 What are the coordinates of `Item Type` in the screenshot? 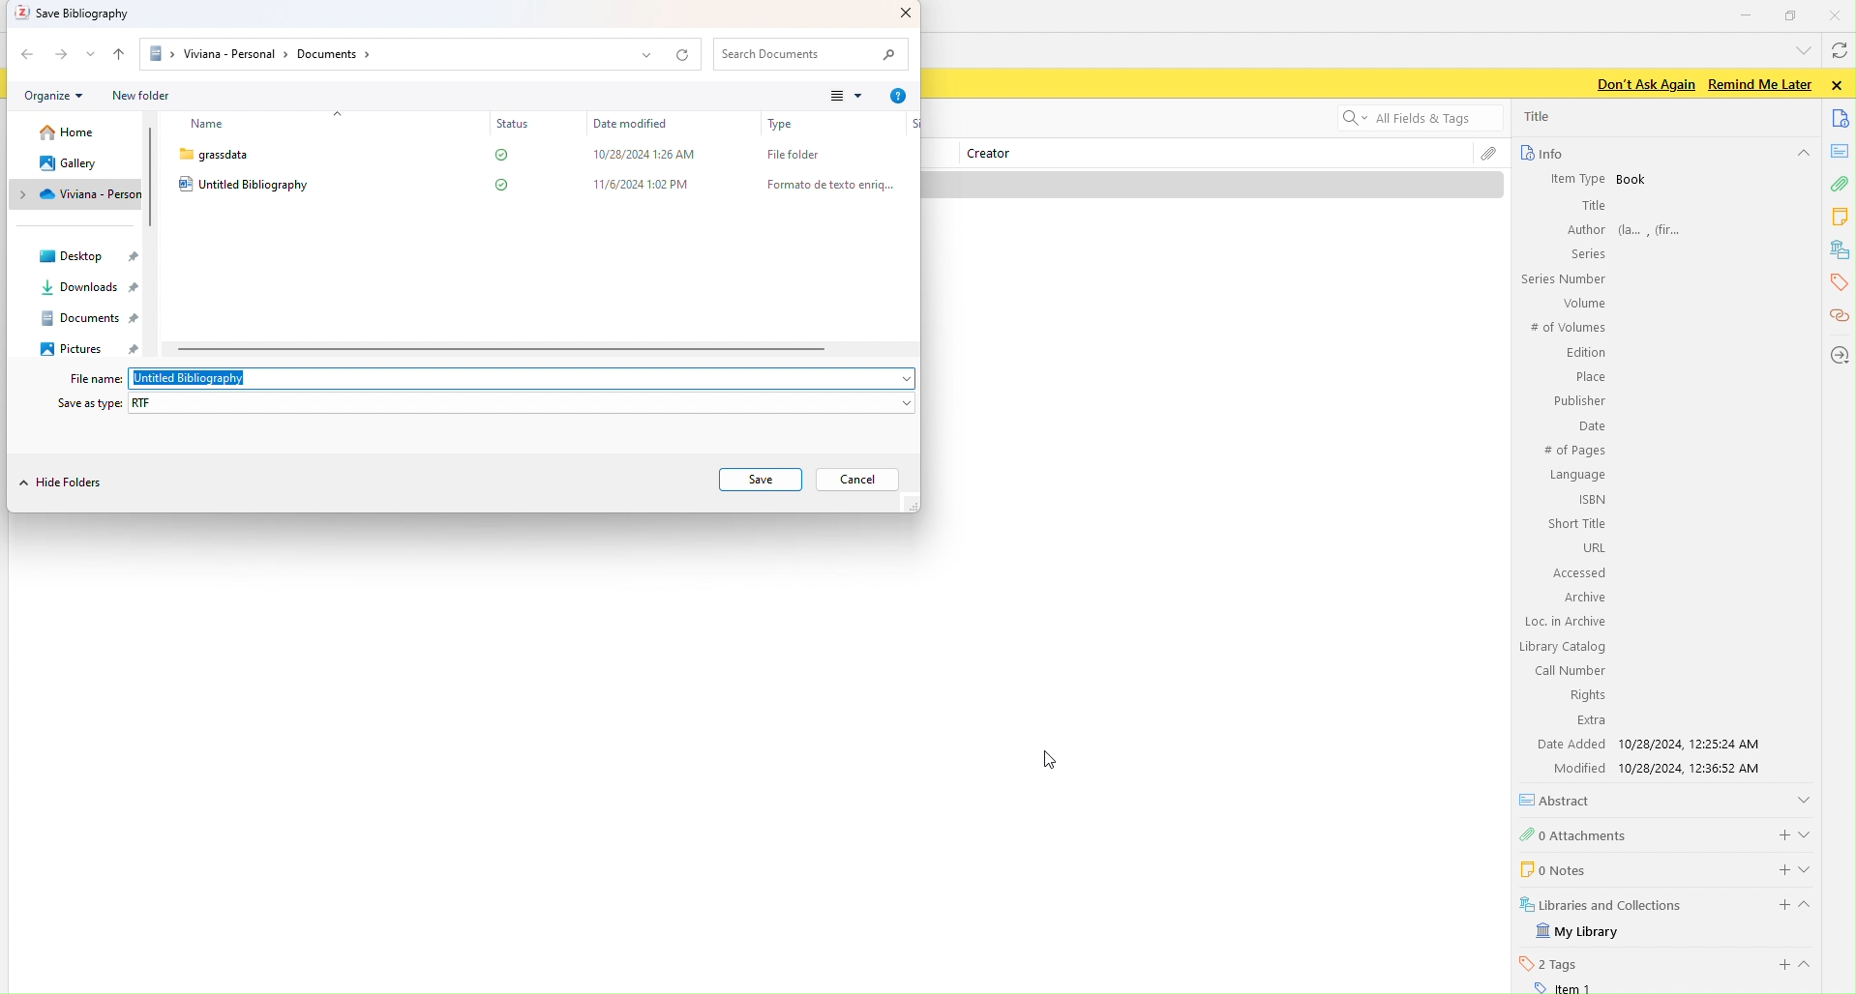 It's located at (1569, 178).